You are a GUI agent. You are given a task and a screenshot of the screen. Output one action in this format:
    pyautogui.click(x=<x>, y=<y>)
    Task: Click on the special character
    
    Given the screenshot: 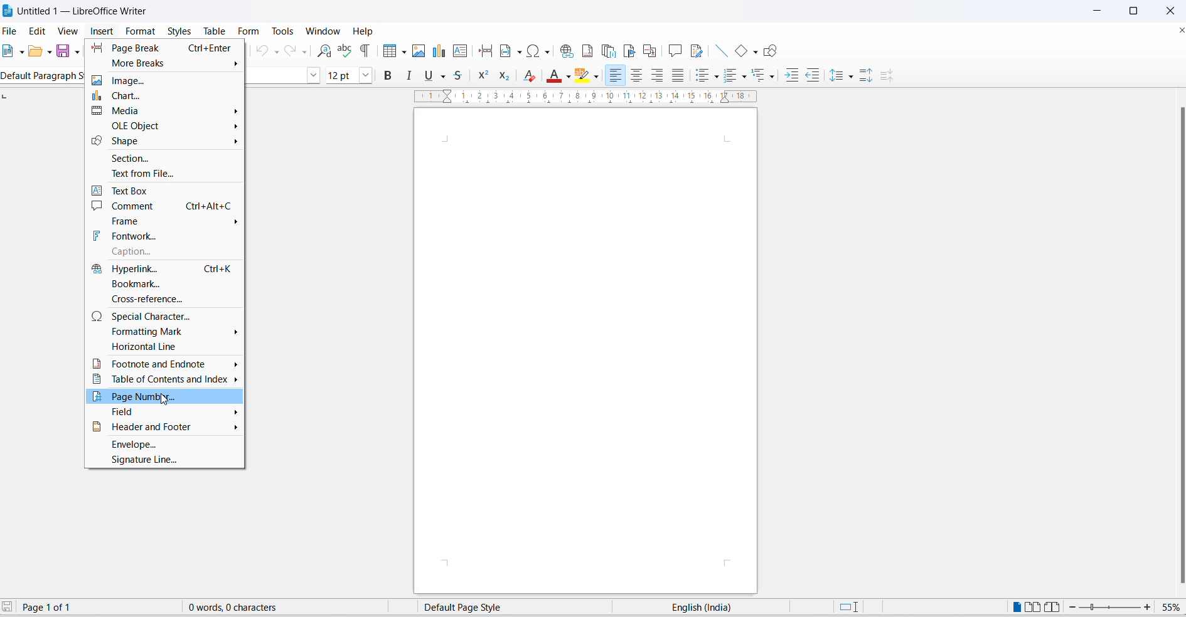 What is the action you would take?
    pyautogui.click(x=164, y=317)
    